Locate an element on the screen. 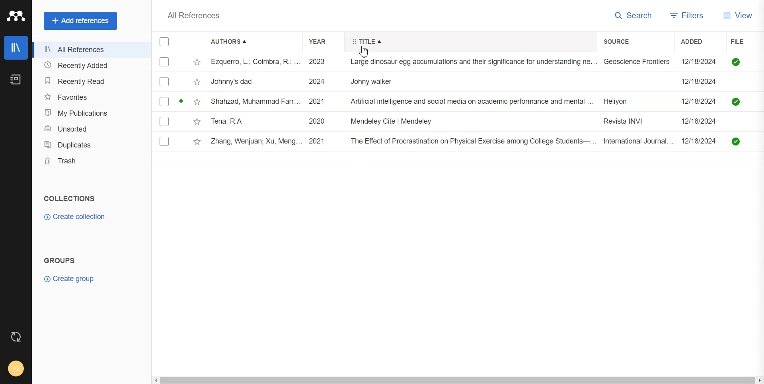 This screenshot has width=764, height=384. File is located at coordinates (487, 122).